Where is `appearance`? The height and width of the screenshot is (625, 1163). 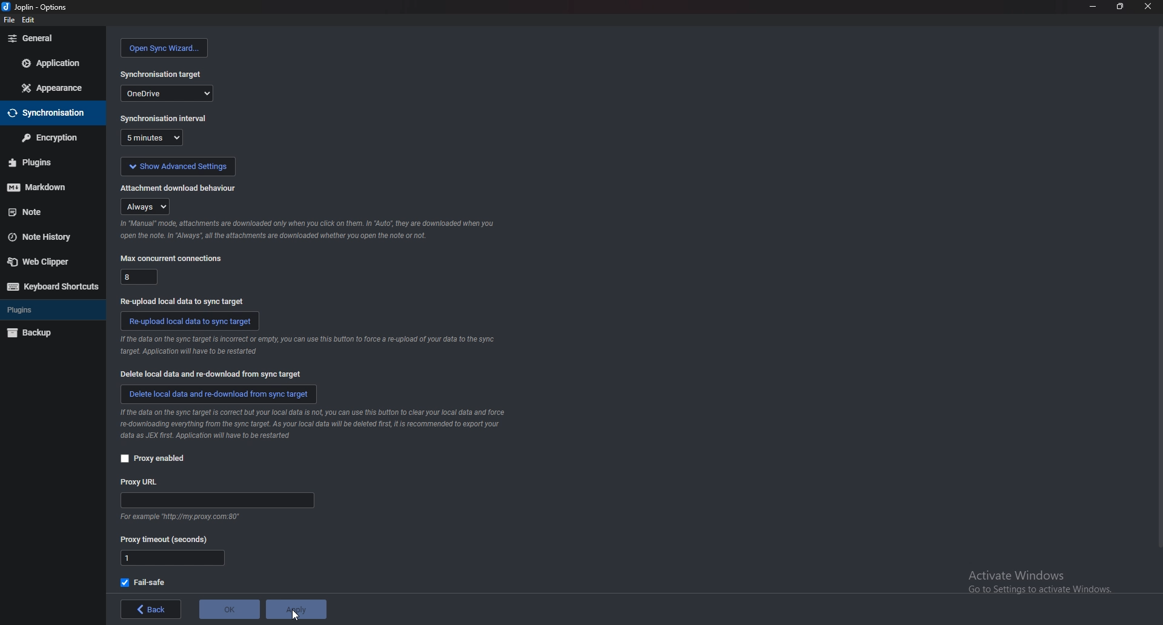 appearance is located at coordinates (53, 88).